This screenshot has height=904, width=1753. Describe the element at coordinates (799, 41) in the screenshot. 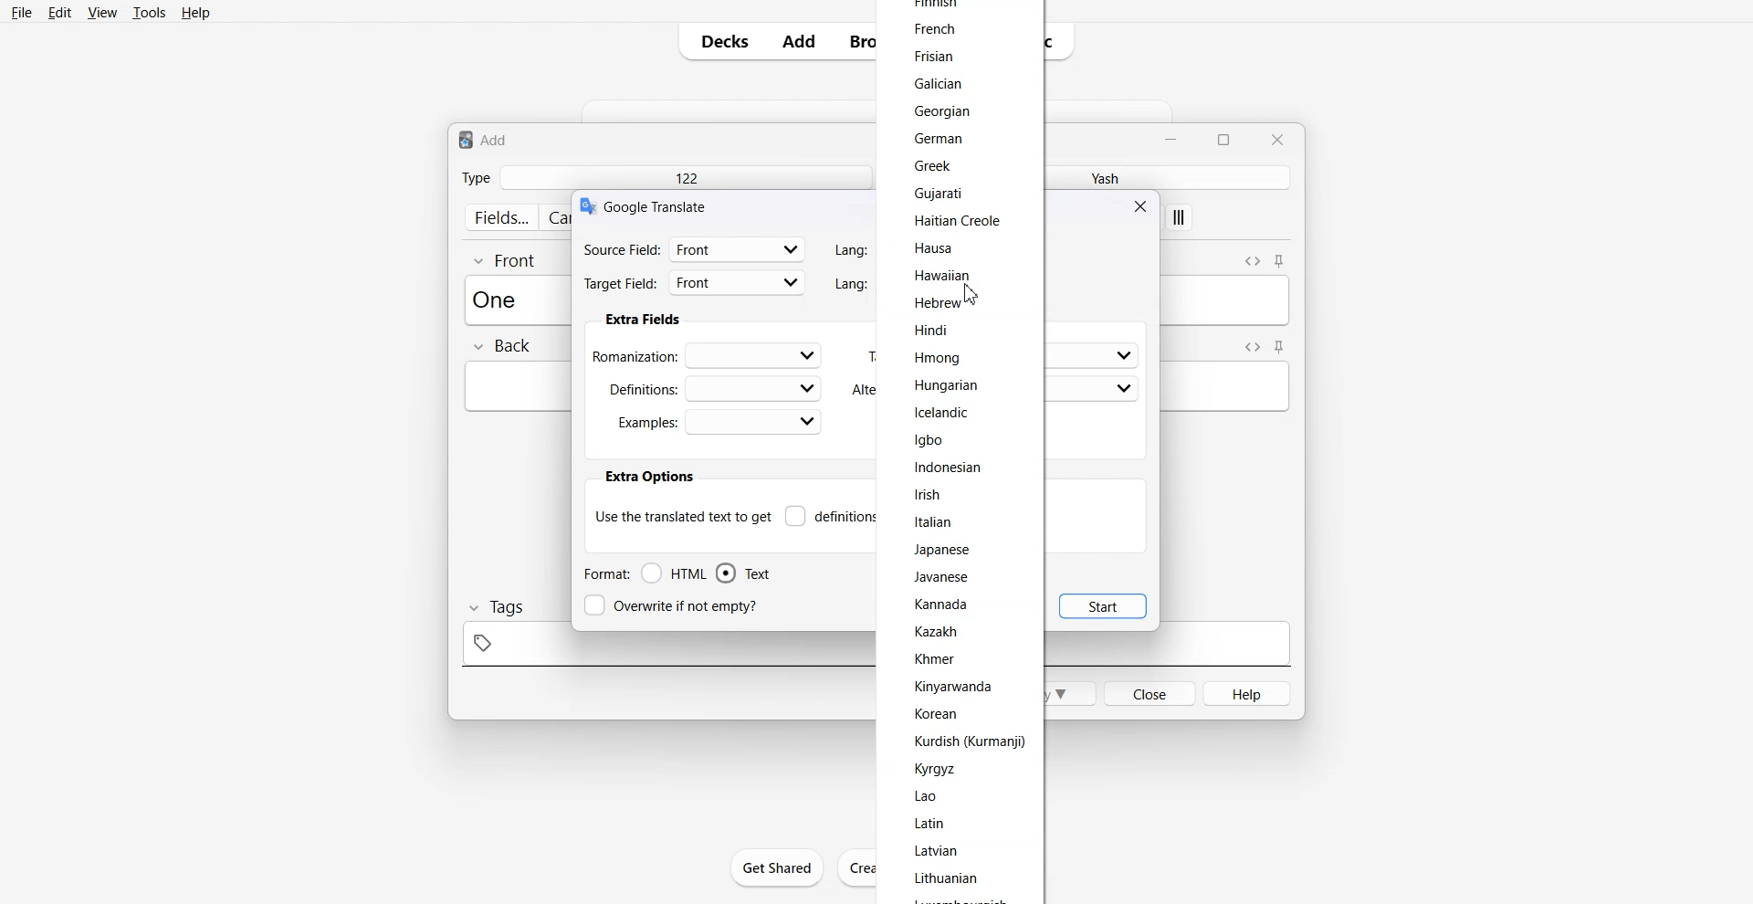

I see `Add` at that location.